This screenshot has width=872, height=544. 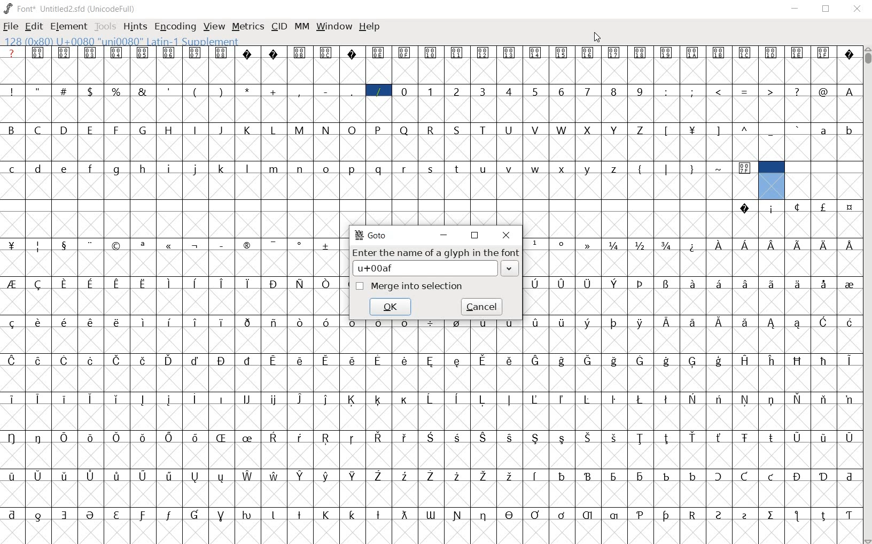 I want to click on Symbol, so click(x=66, y=514).